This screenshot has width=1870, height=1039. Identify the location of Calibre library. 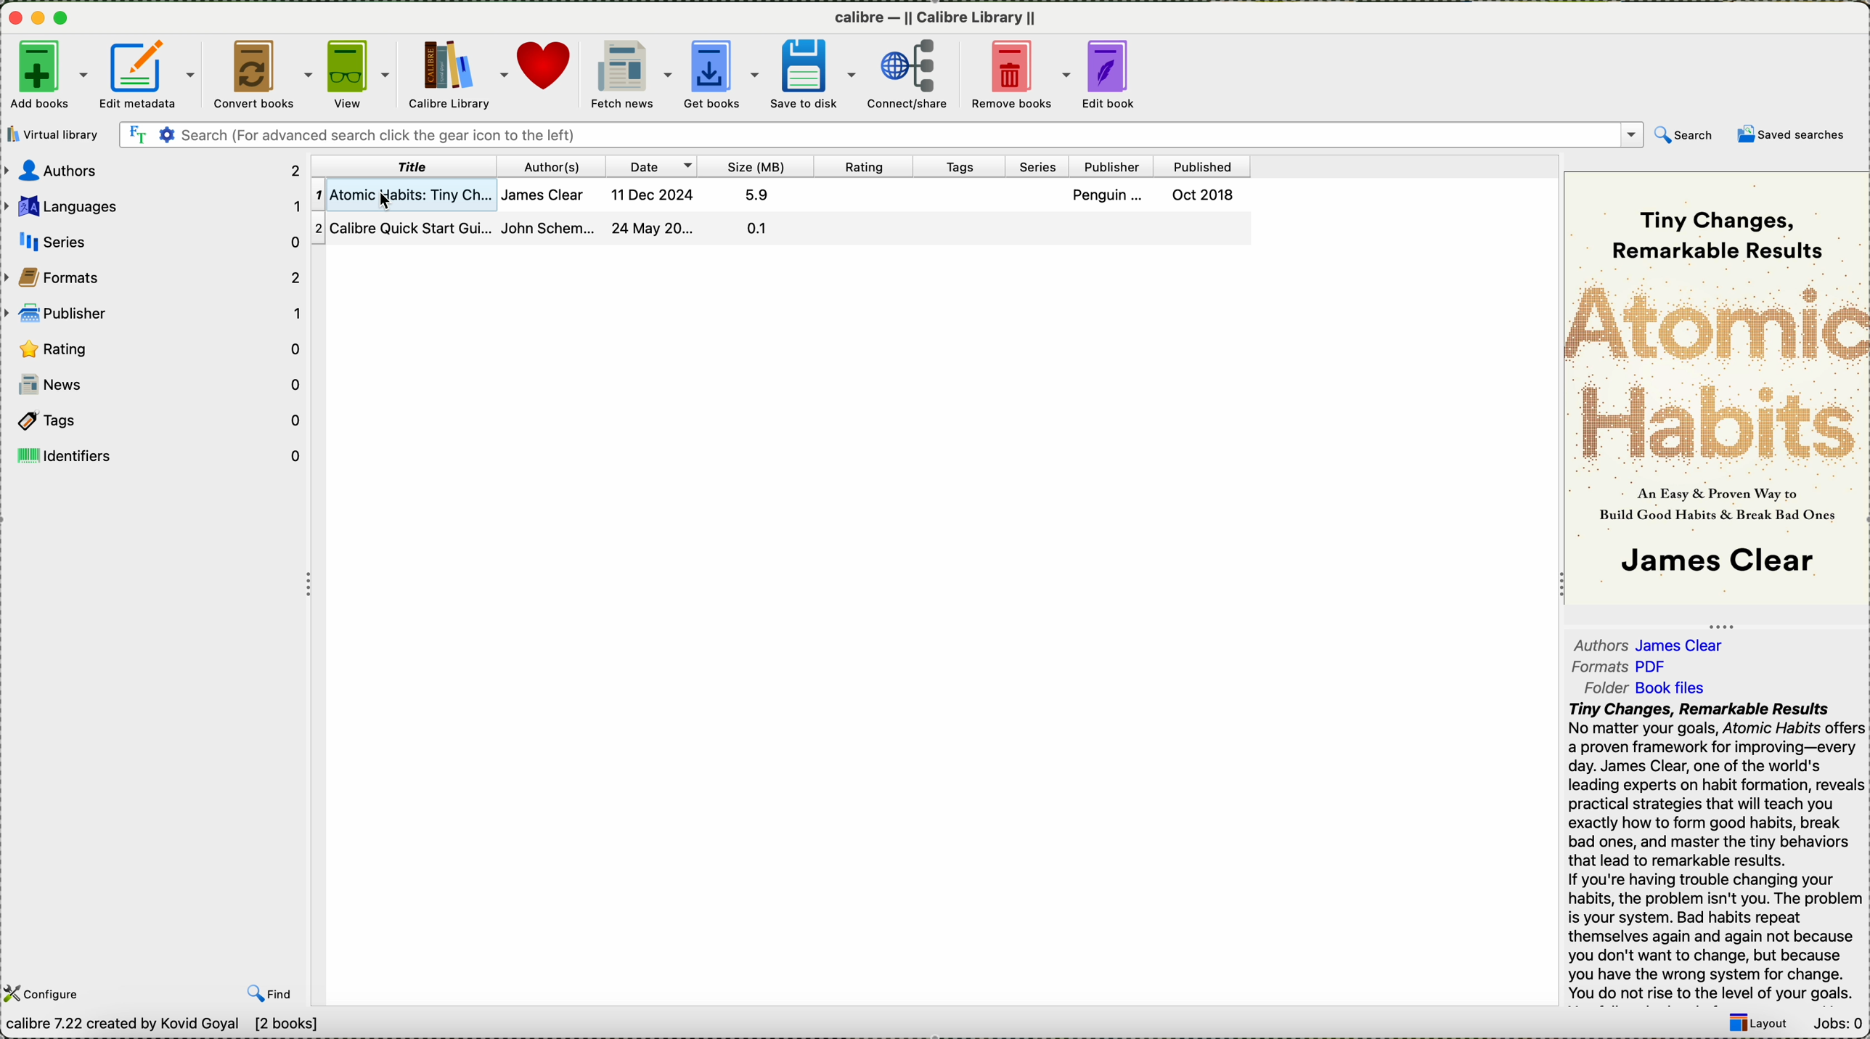
(460, 73).